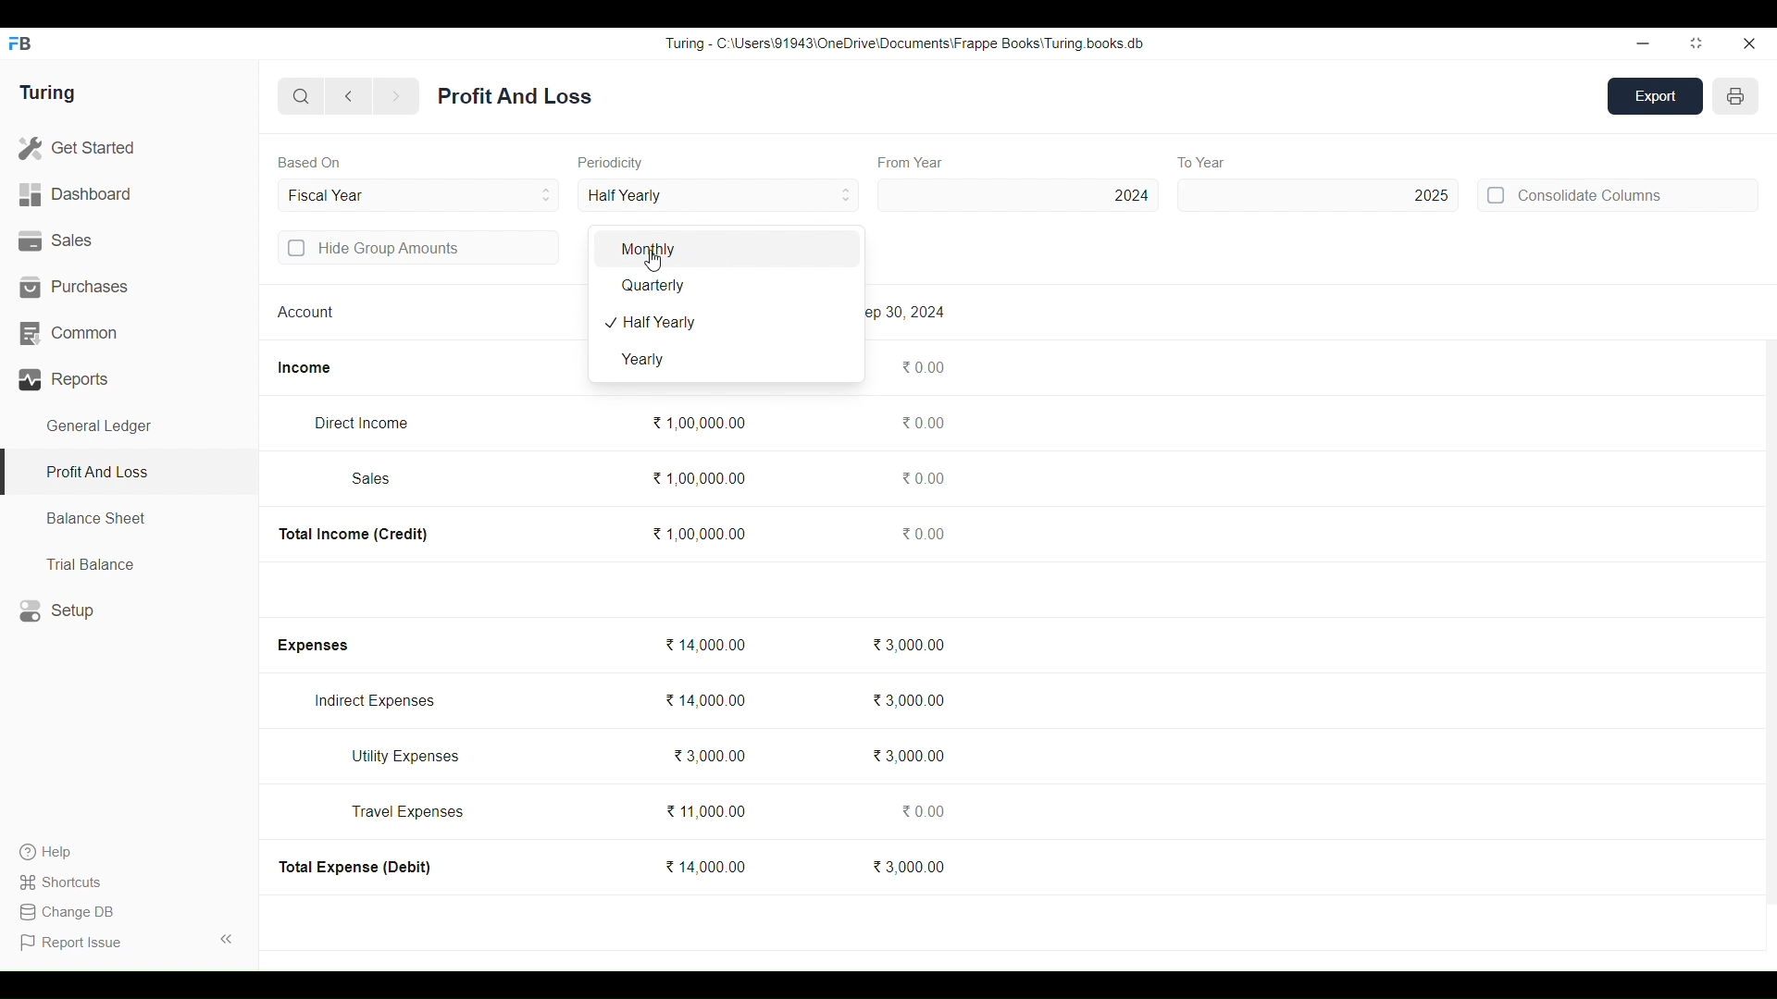  Describe the element at coordinates (356, 867) in the screenshot. I see `Total Expense (Debit)` at that location.